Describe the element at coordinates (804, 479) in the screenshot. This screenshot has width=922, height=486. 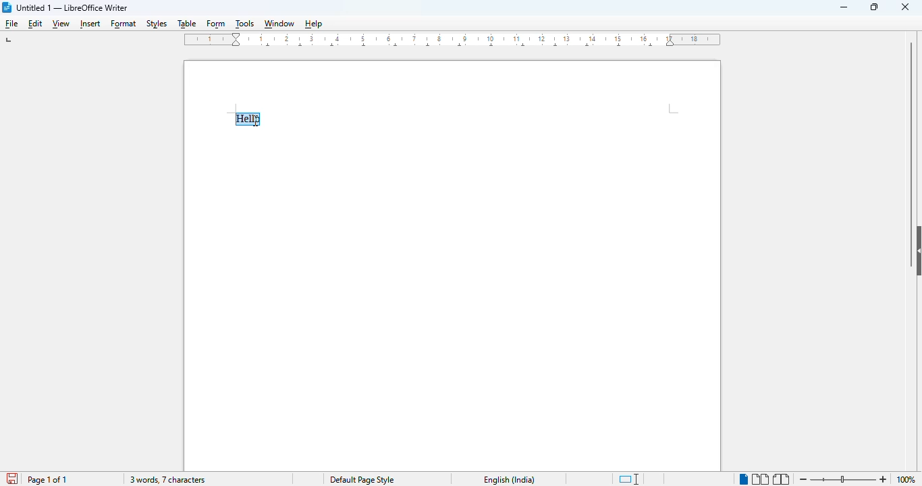
I see `zoom out` at that location.